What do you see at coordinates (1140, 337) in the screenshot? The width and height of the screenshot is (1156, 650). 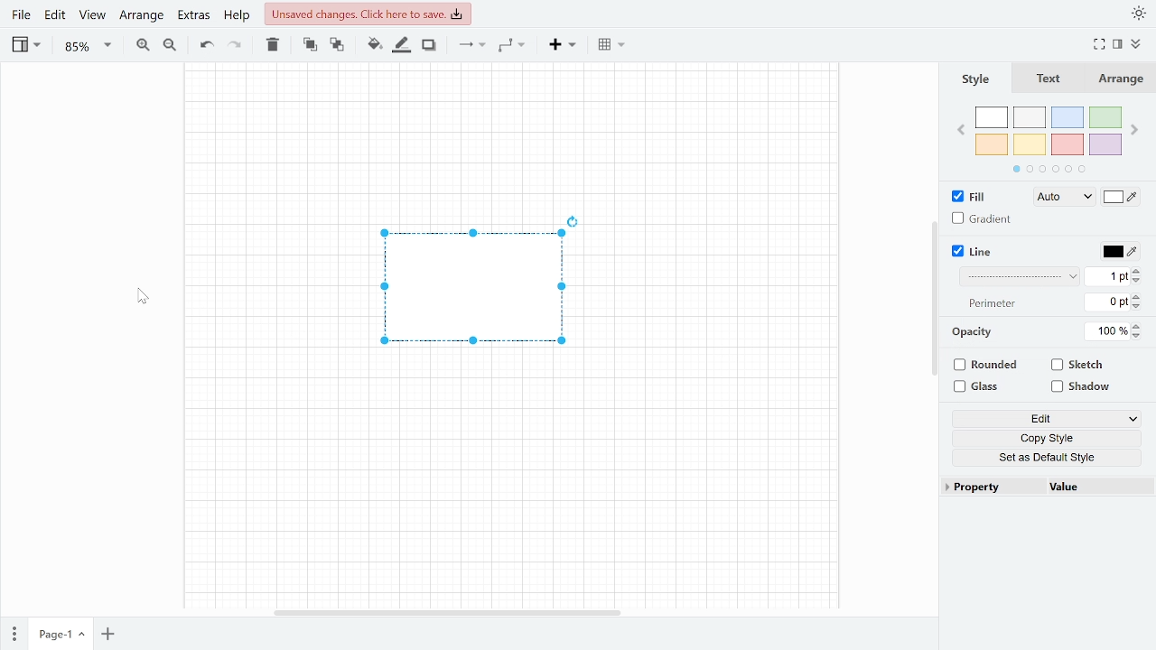 I see `Decrease opacity` at bounding box center [1140, 337].